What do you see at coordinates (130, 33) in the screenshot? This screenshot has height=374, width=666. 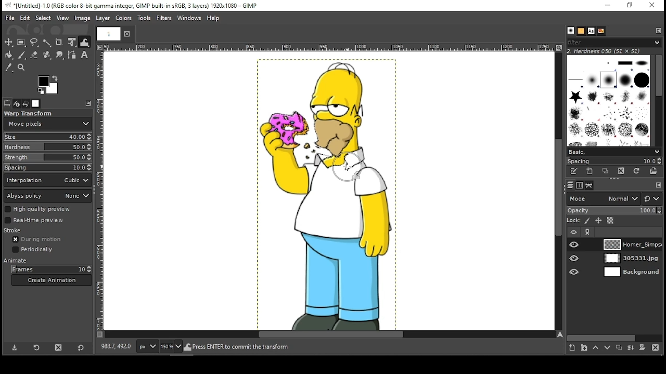 I see `close` at bounding box center [130, 33].